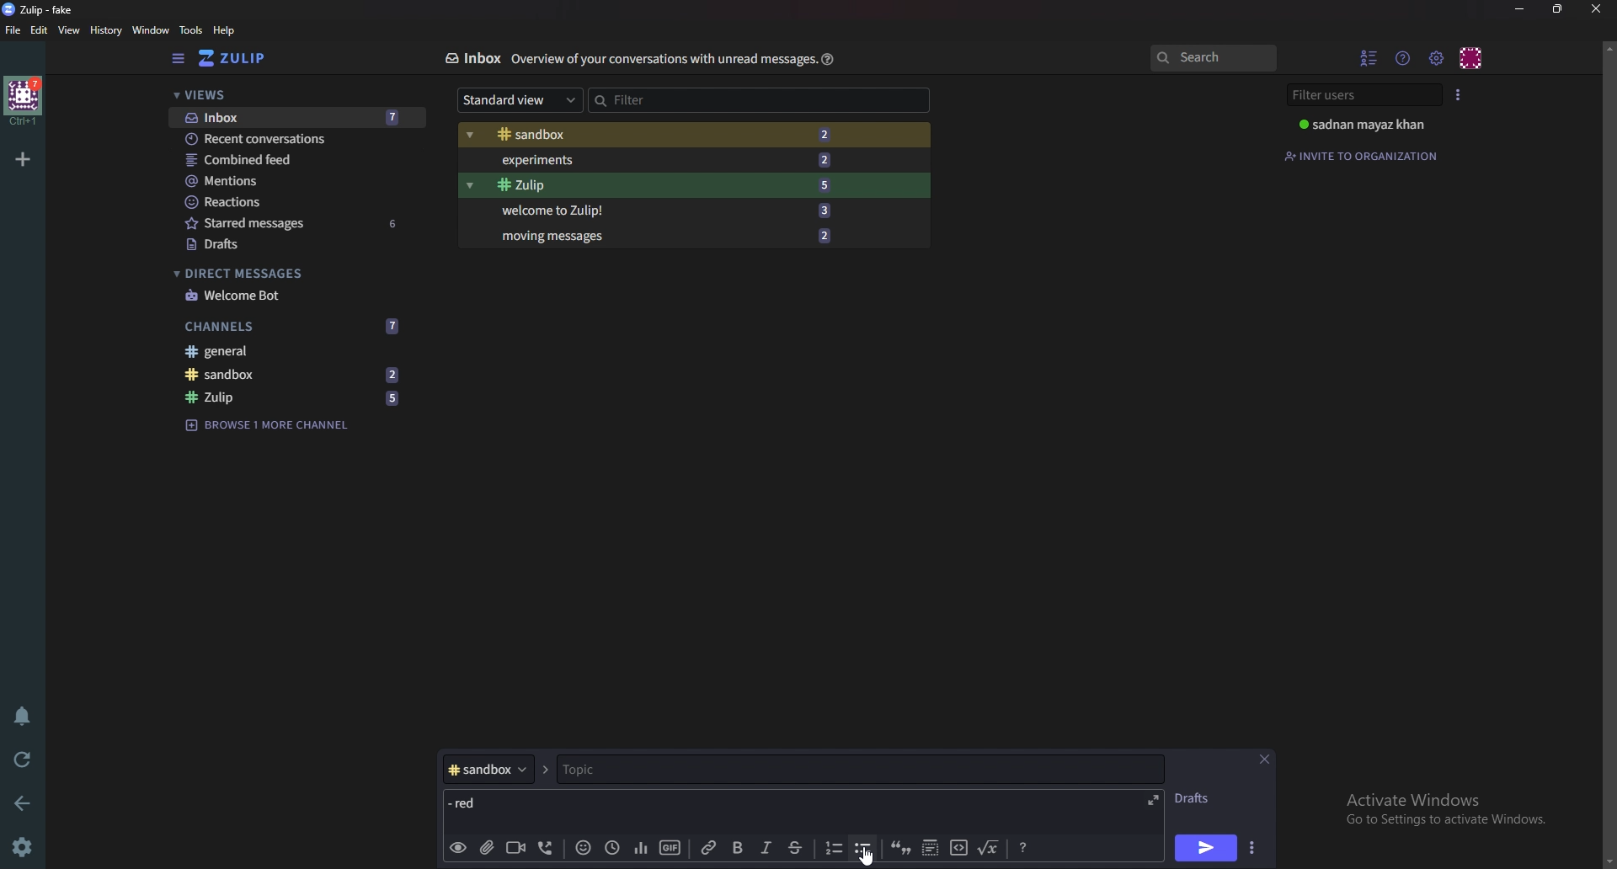  Describe the element at coordinates (958, 846) in the screenshot. I see `code` at that location.